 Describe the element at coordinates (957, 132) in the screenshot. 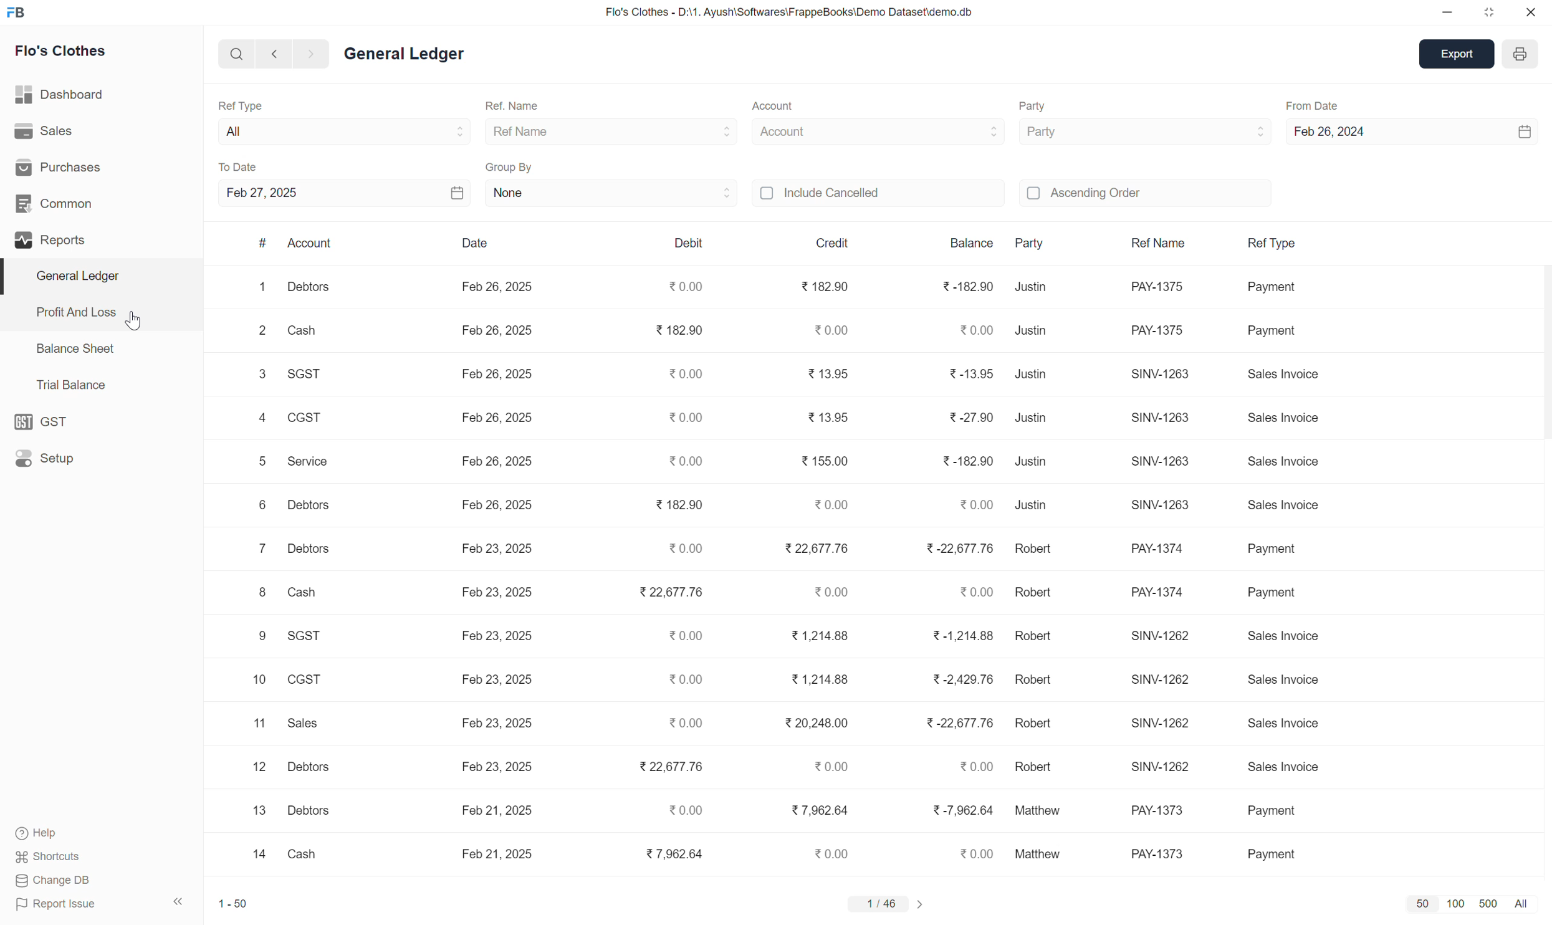

I see `Account dropdown` at that location.